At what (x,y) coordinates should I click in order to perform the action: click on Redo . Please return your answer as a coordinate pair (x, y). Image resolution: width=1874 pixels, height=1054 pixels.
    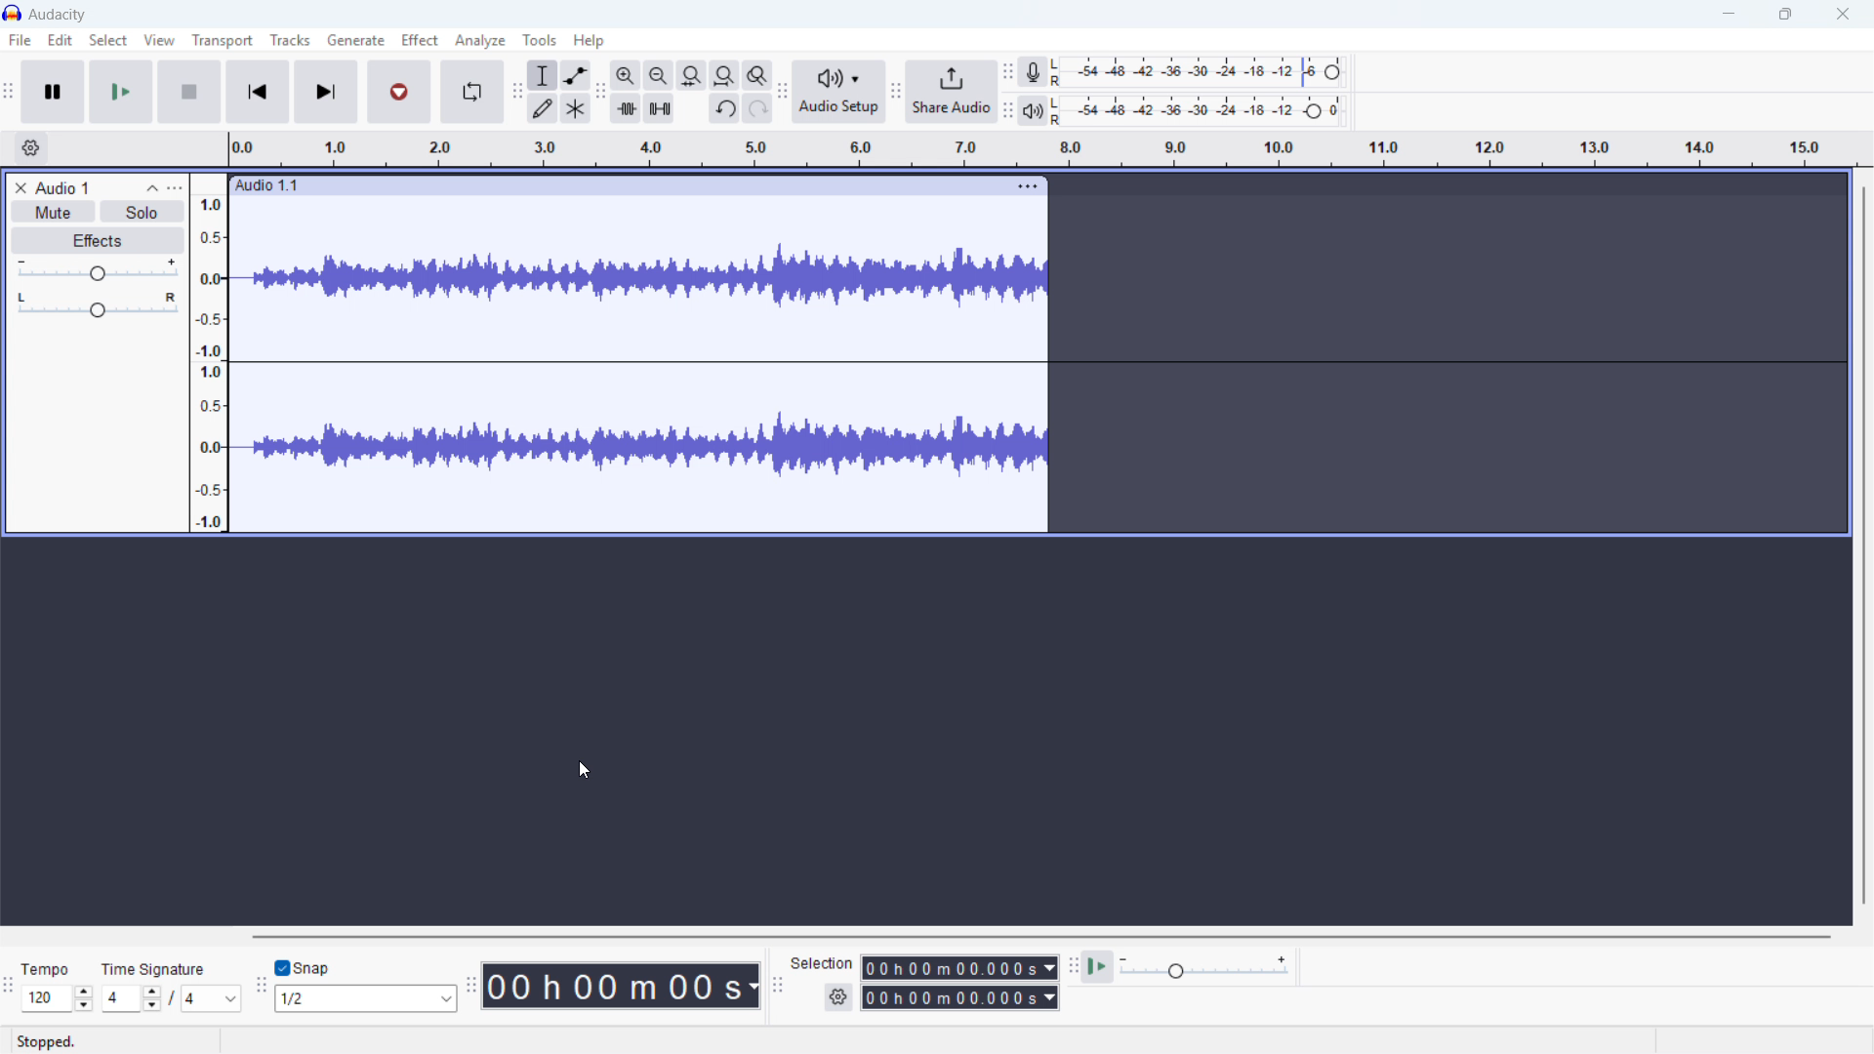
    Looking at the image, I should click on (757, 107).